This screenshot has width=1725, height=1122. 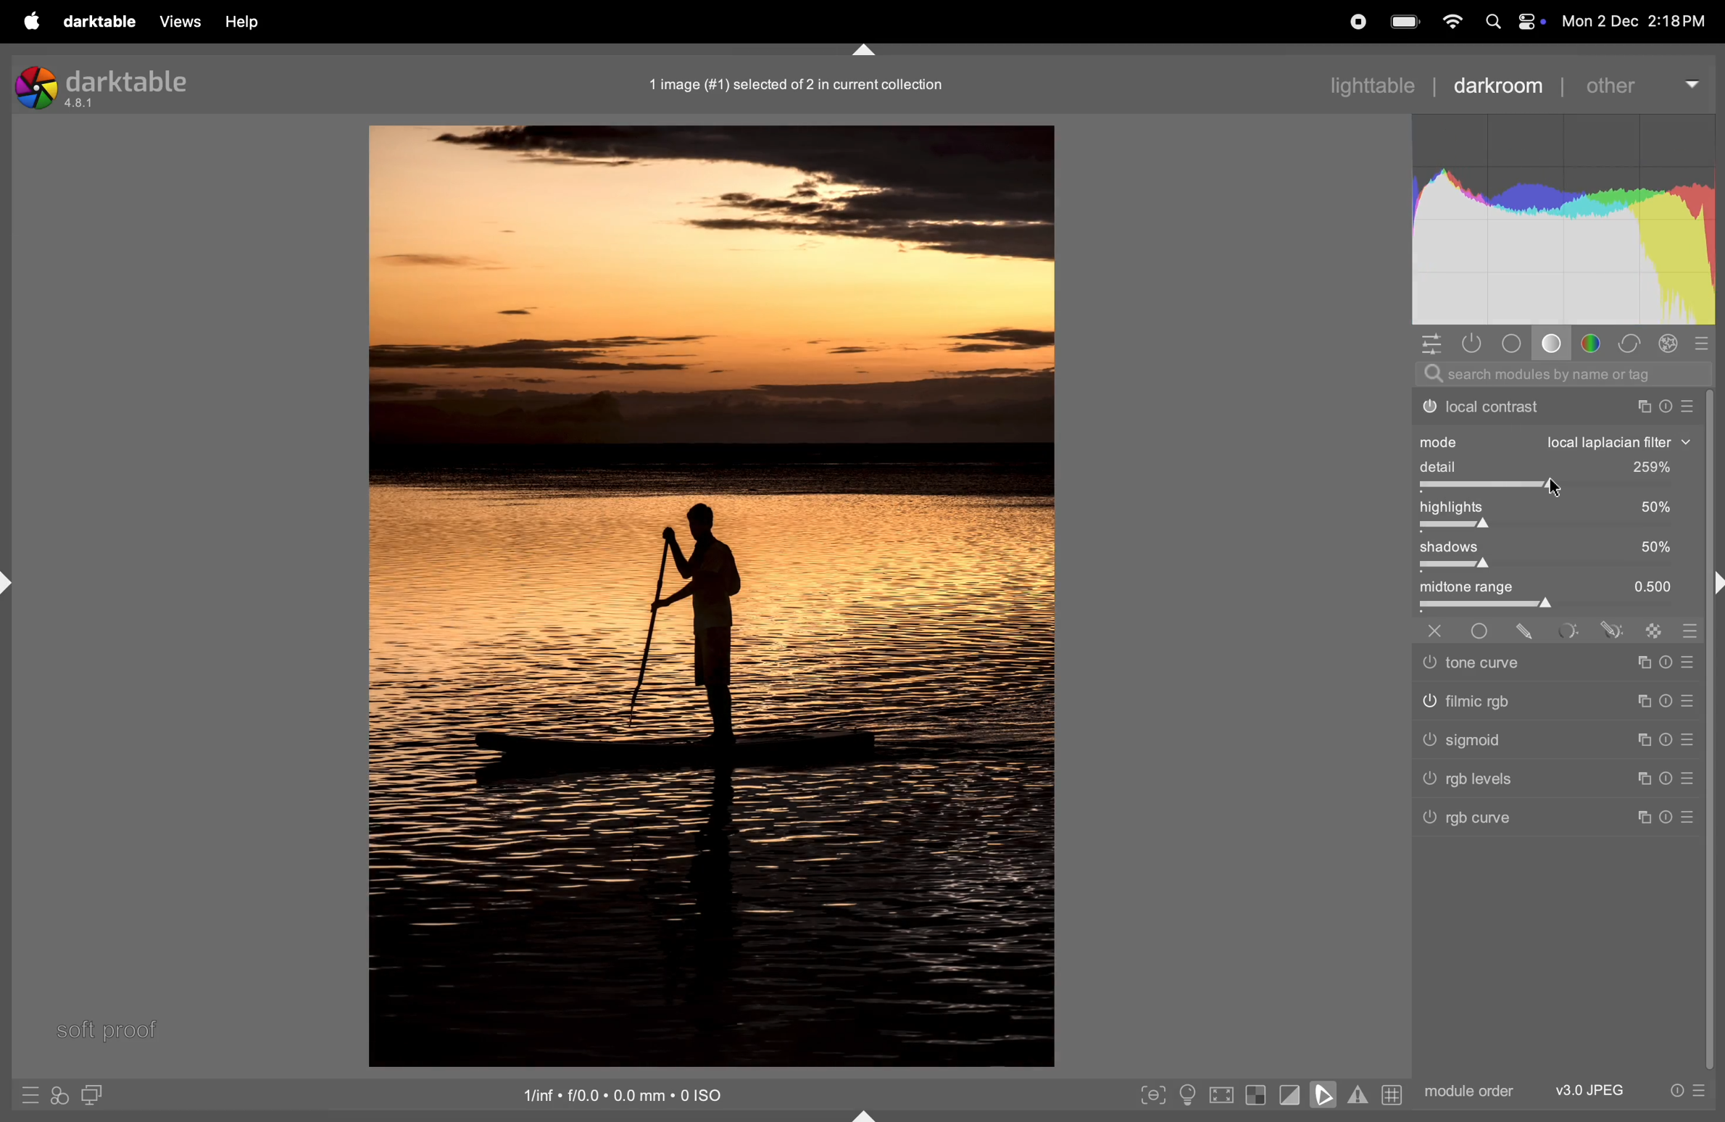 I want to click on sign, so click(x=1689, y=705).